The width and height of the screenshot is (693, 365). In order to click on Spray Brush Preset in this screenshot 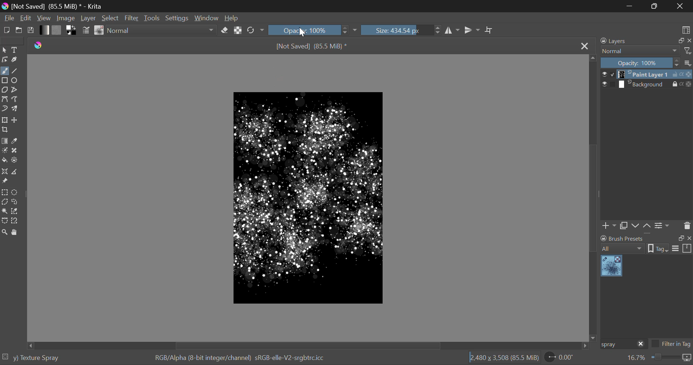, I will do `click(611, 266)`.